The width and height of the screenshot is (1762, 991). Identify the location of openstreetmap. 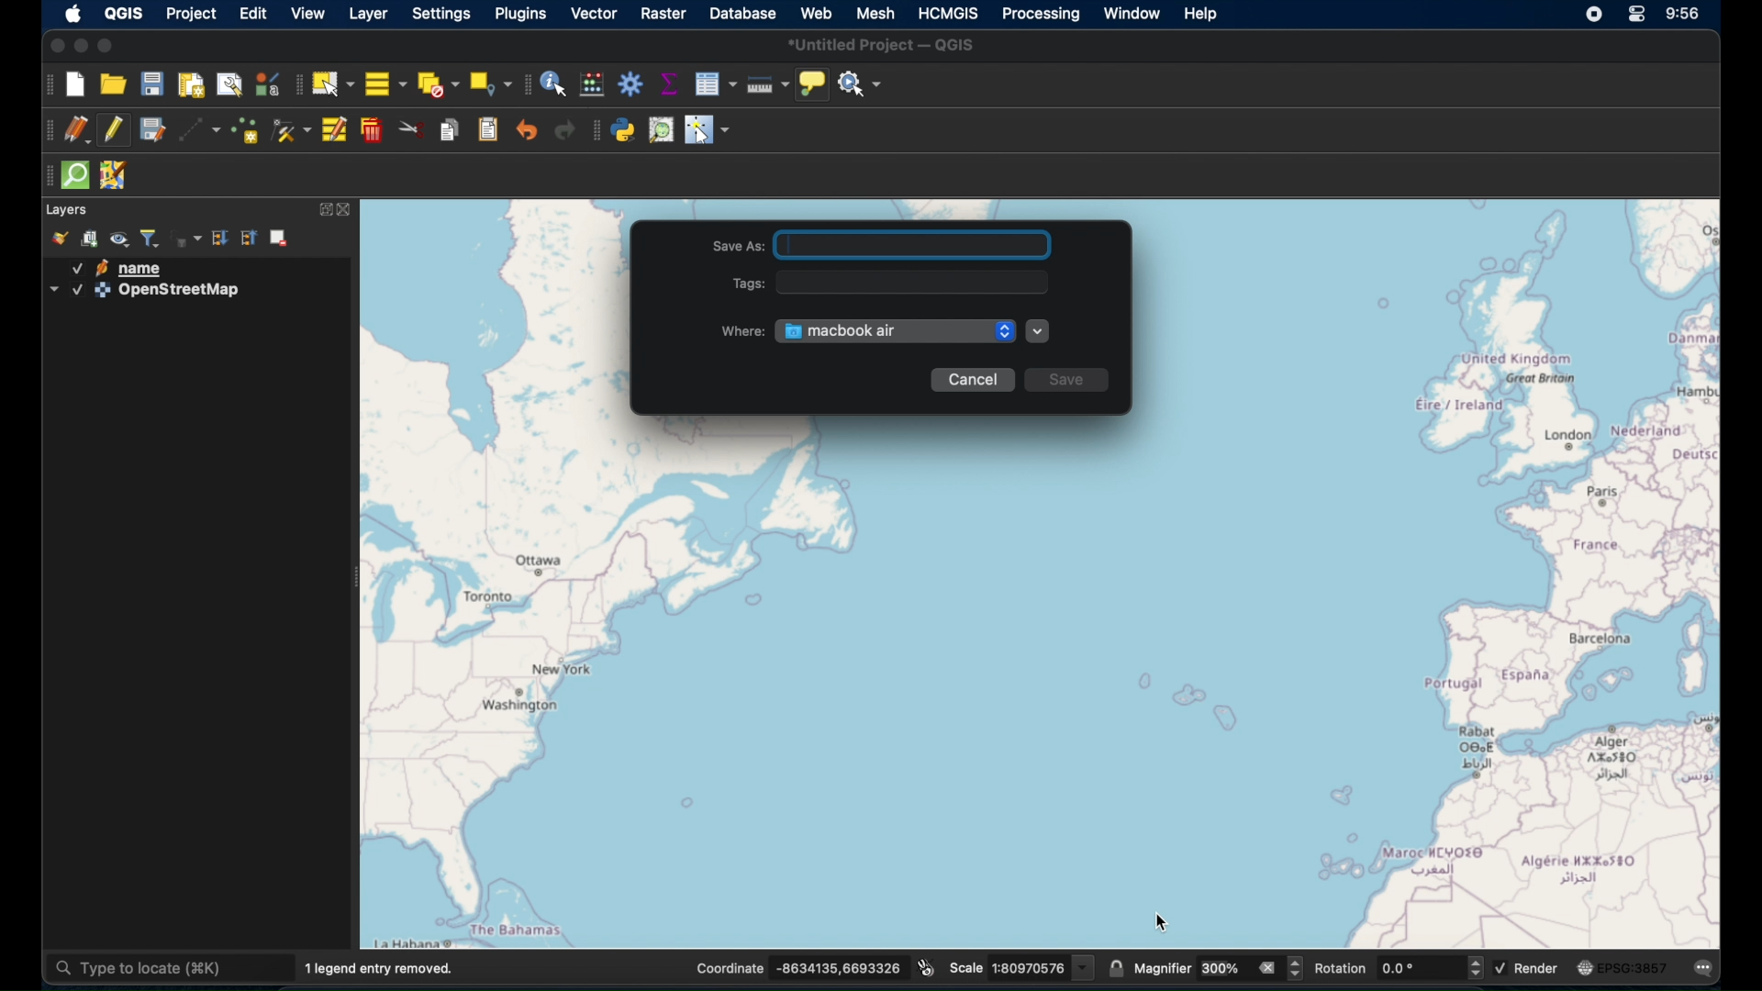
(145, 293).